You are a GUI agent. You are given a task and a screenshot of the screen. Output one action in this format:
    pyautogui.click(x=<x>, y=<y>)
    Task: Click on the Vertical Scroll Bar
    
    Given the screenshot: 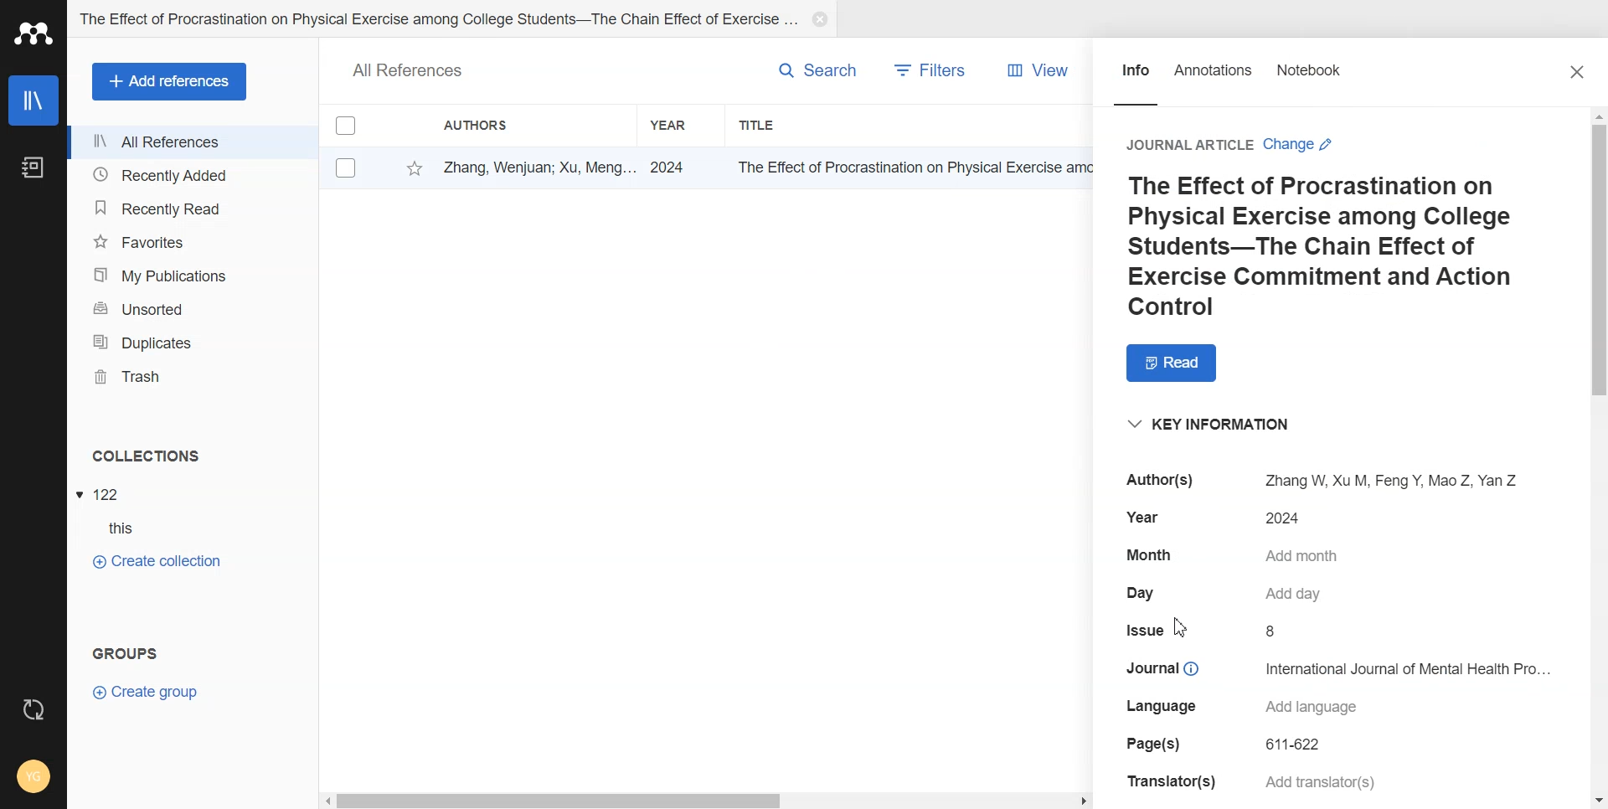 What is the action you would take?
    pyautogui.click(x=1598, y=458)
    